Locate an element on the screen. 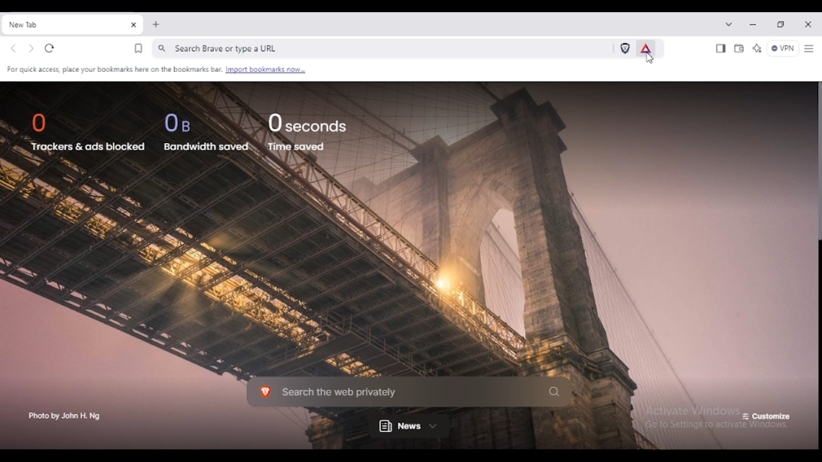  background photo is located at coordinates (399, 261).